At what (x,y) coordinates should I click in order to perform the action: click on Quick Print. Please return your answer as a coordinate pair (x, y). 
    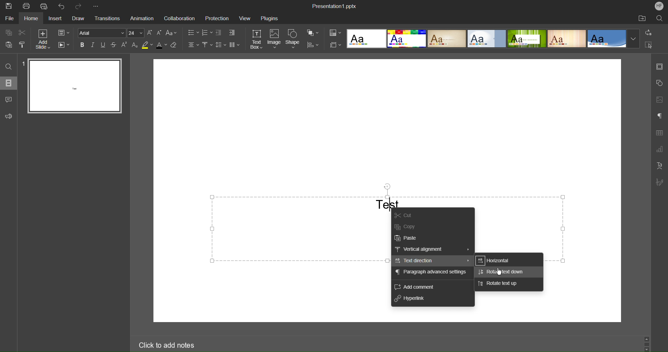
    Looking at the image, I should click on (45, 6).